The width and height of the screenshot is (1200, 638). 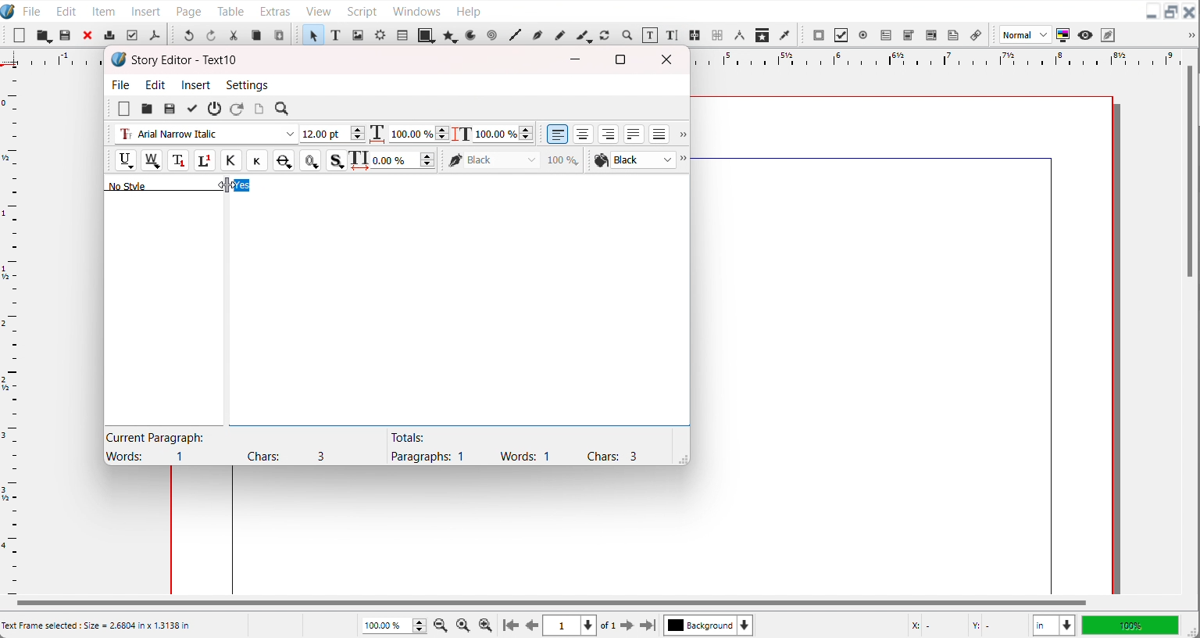 What do you see at coordinates (1064, 35) in the screenshot?
I see `Toggle color` at bounding box center [1064, 35].